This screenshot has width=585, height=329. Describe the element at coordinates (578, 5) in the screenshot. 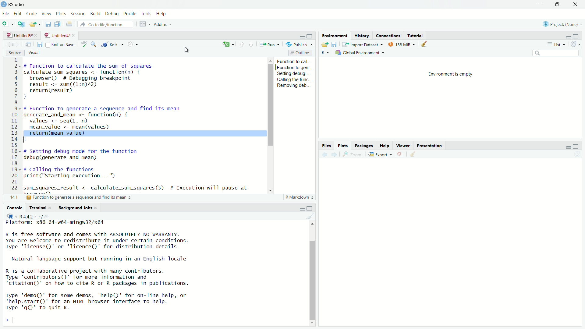

I see `close` at that location.